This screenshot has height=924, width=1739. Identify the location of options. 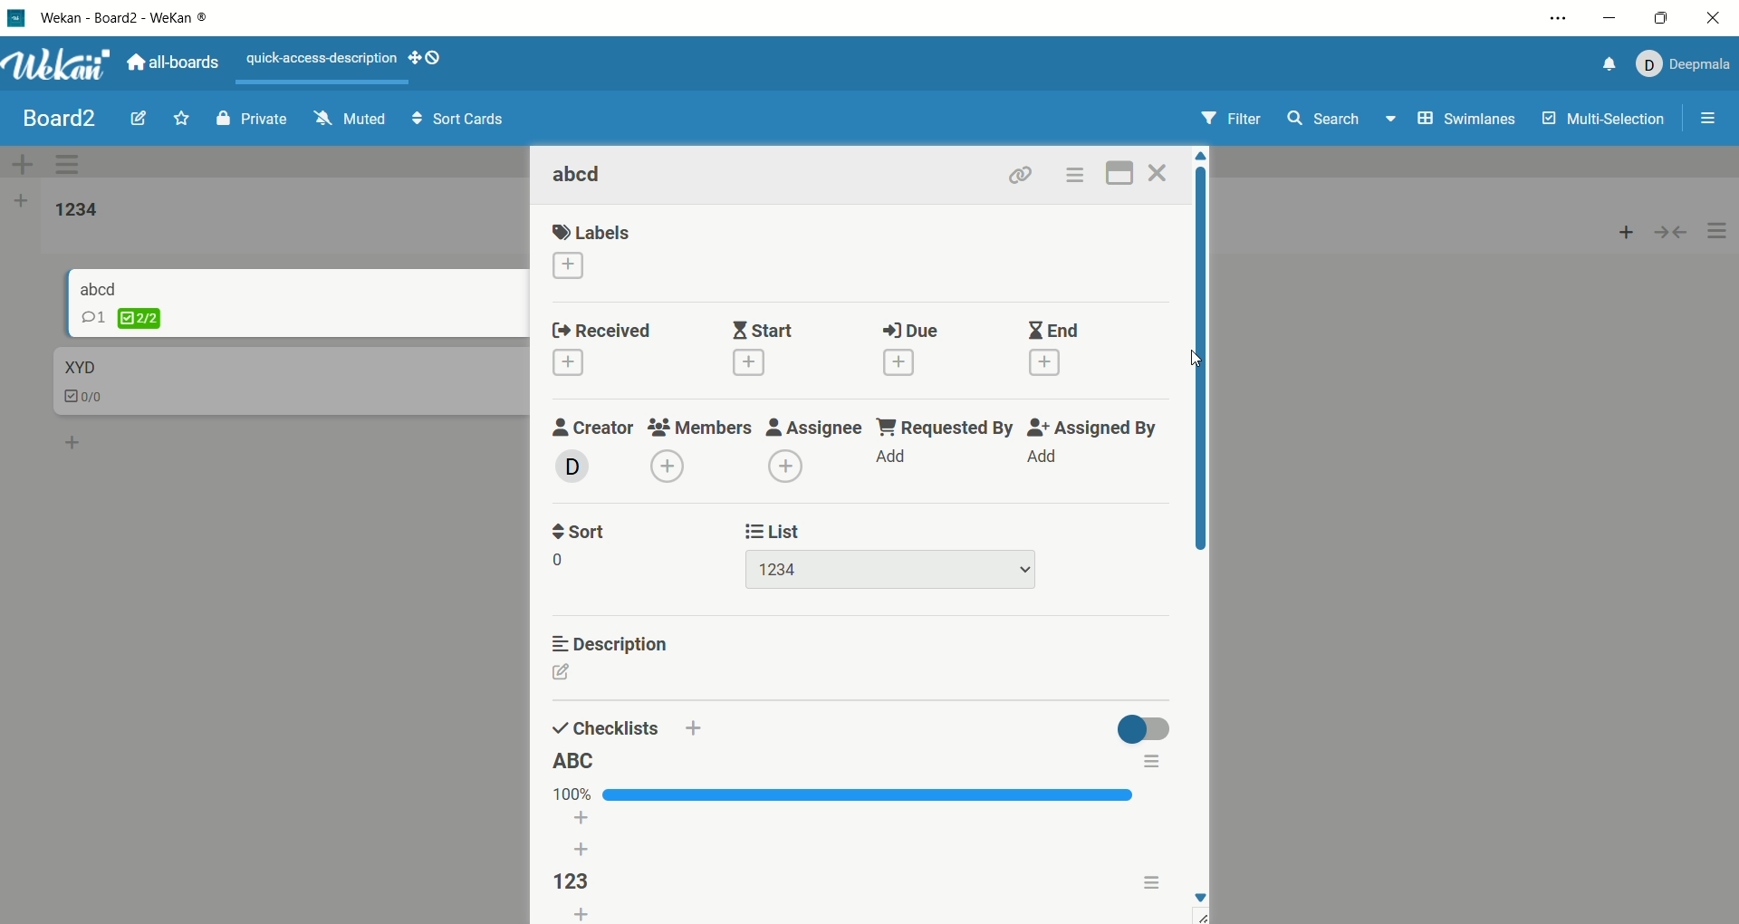
(1718, 232).